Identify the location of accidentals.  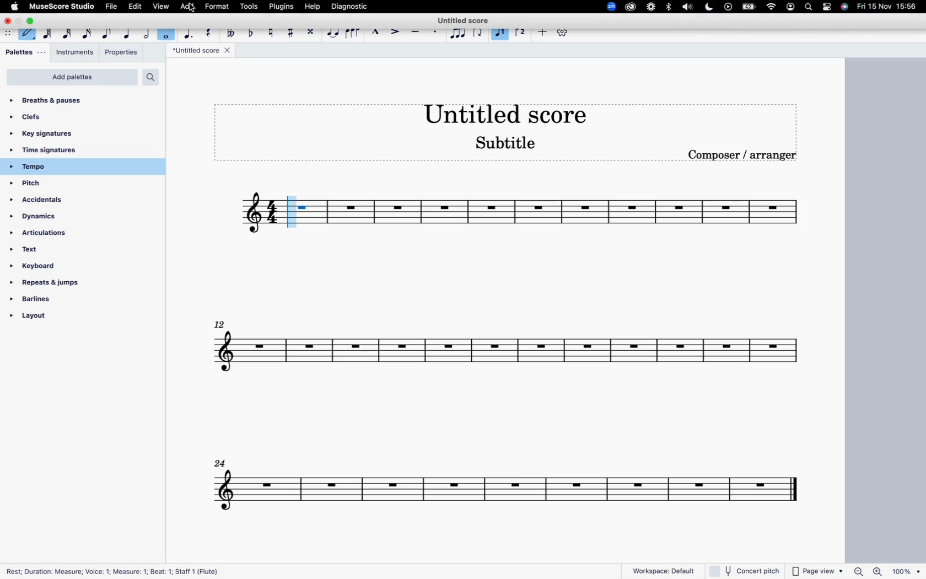
(44, 200).